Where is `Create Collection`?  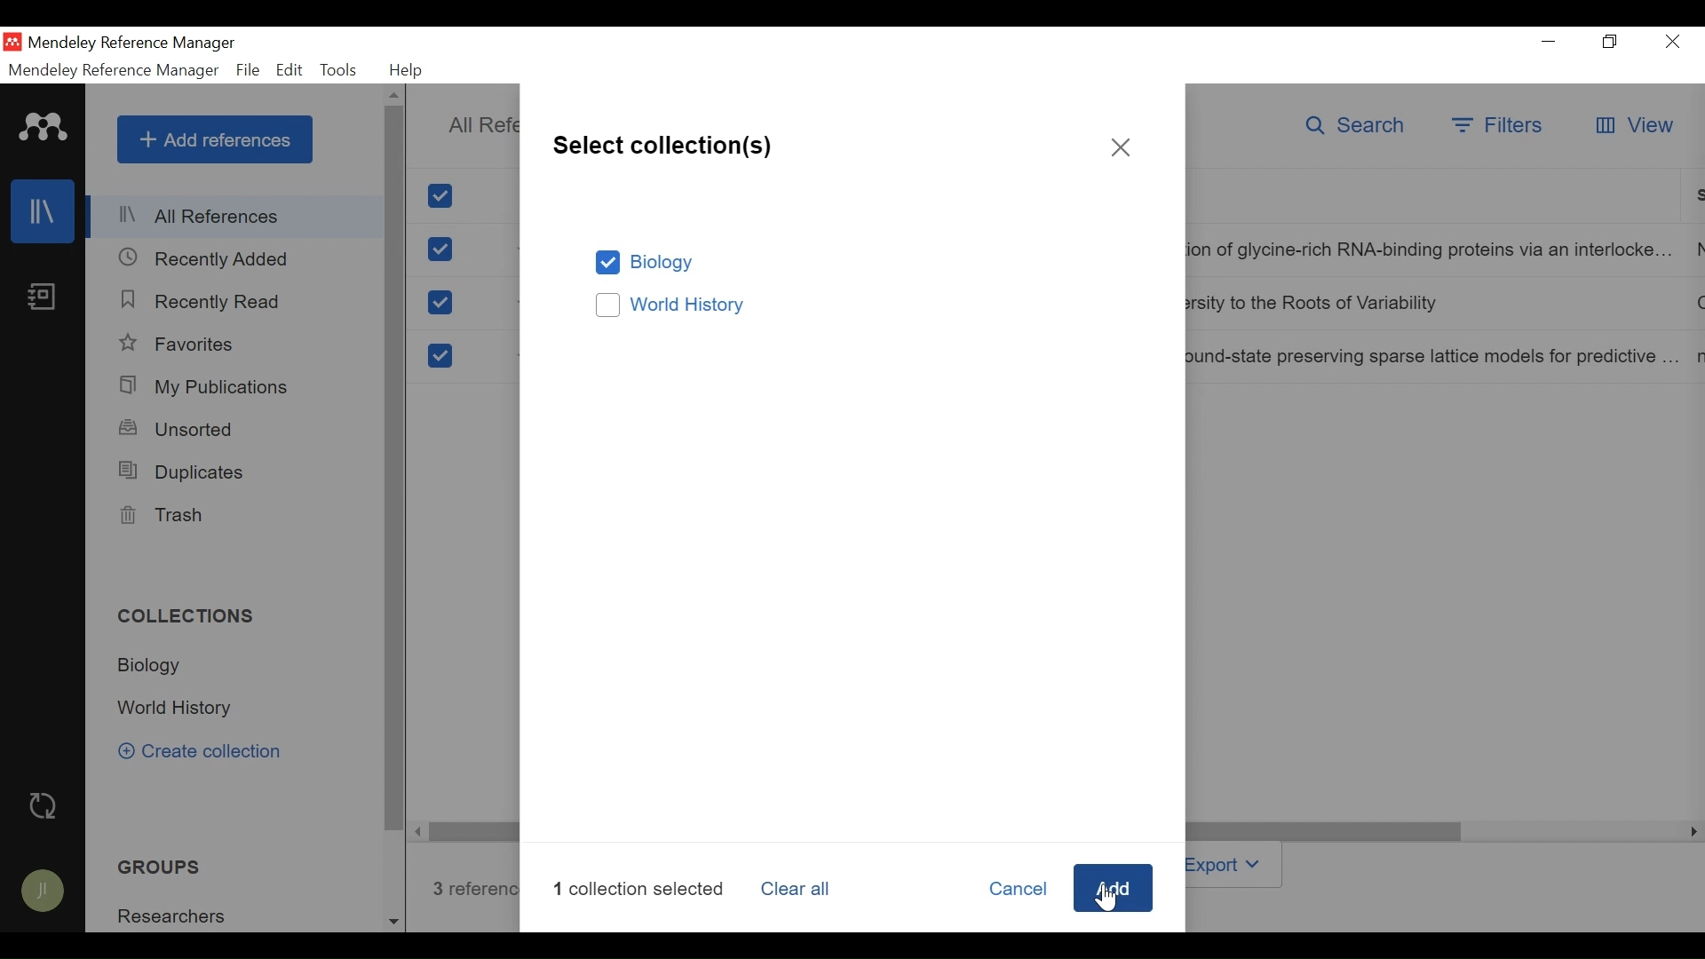
Create Collection is located at coordinates (211, 753).